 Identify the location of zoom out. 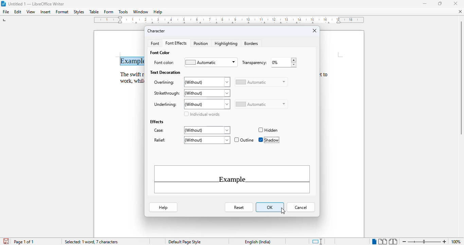
(404, 242).